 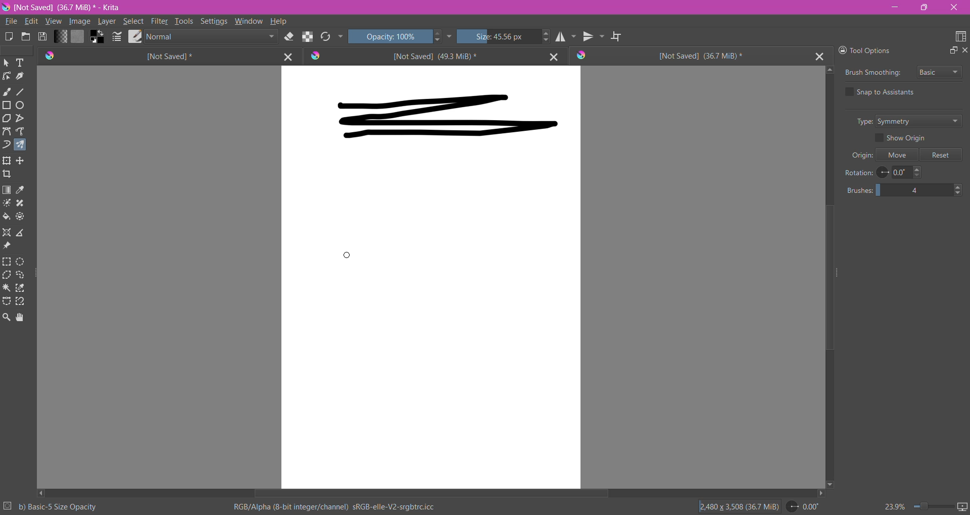 I want to click on Origin, so click(x=859, y=156).